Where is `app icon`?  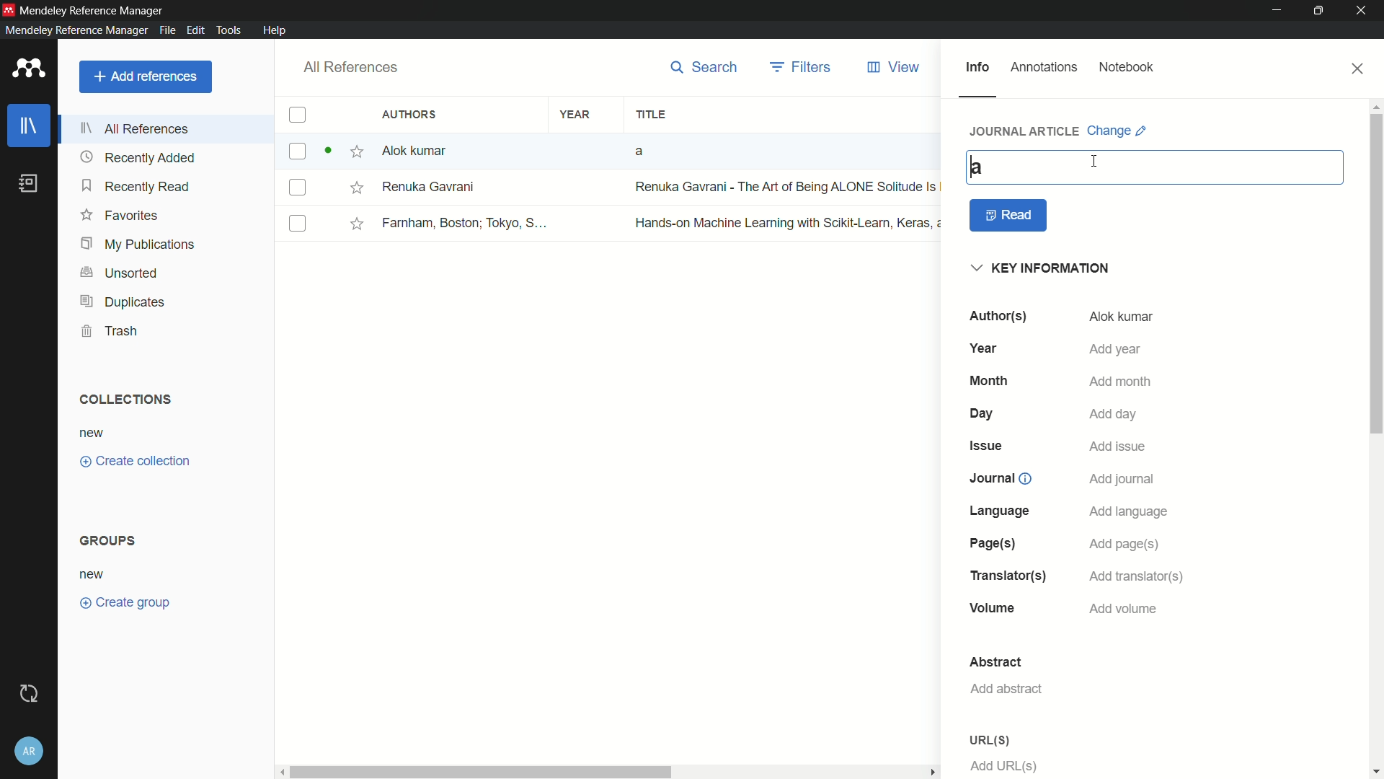 app icon is located at coordinates (29, 69).